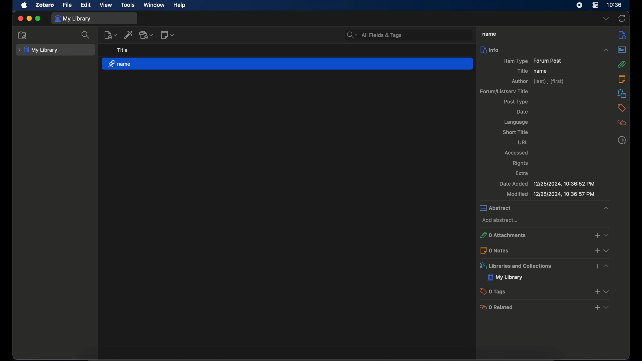 Image resolution: width=642 pixels, height=361 pixels. Describe the element at coordinates (545, 307) in the screenshot. I see `0 related` at that location.